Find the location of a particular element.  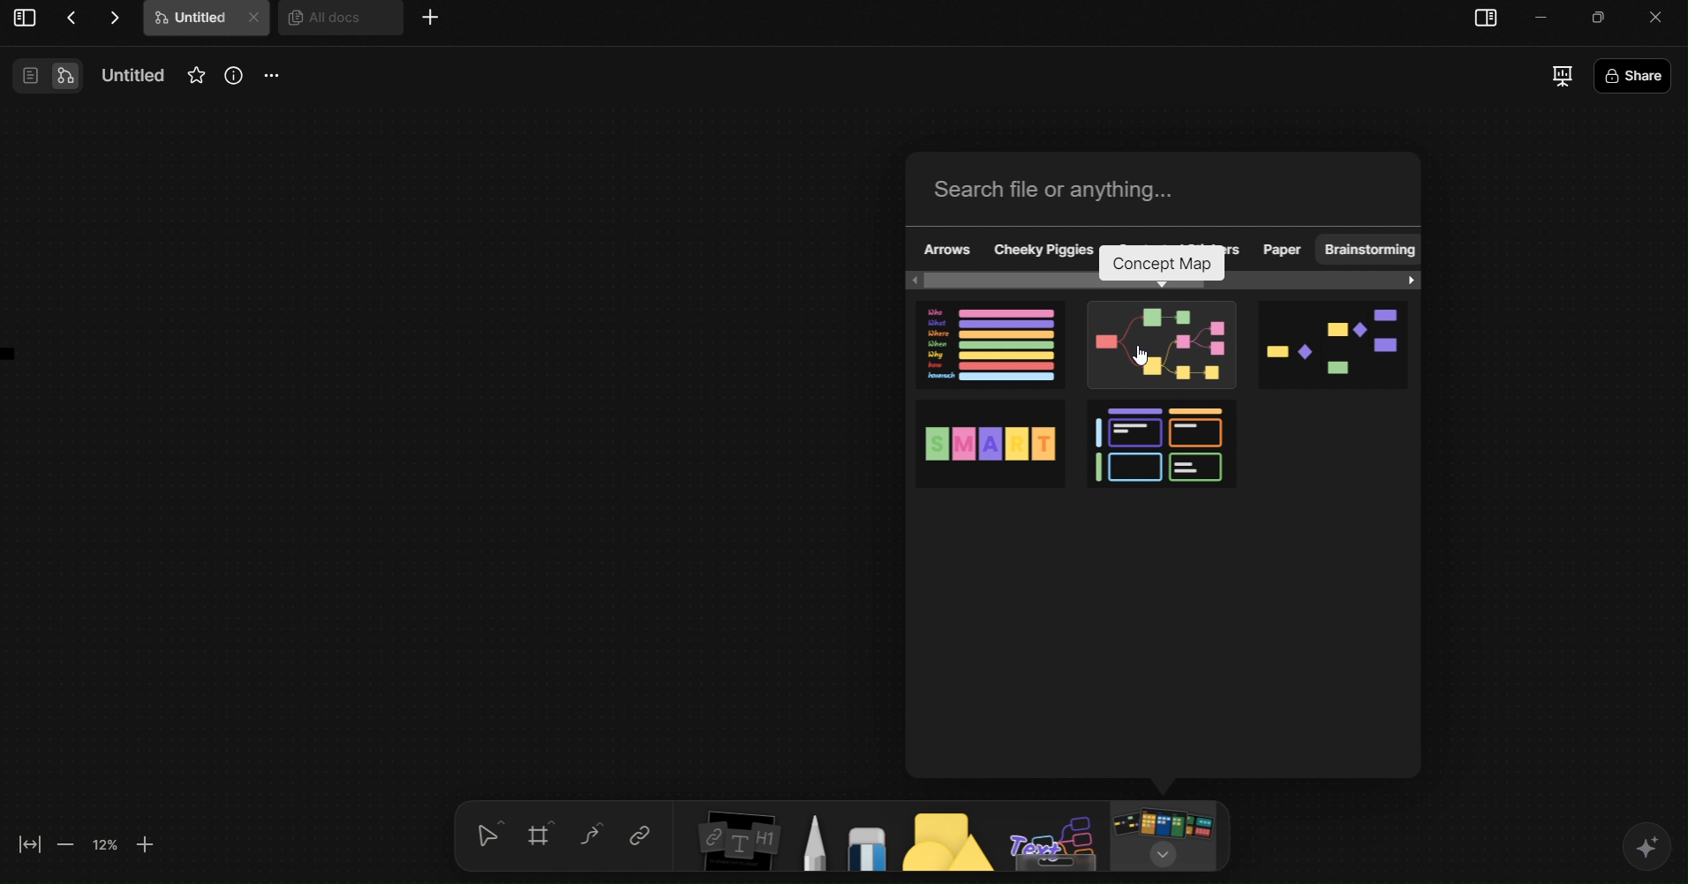

SMART Goals Template is located at coordinates (990, 447).